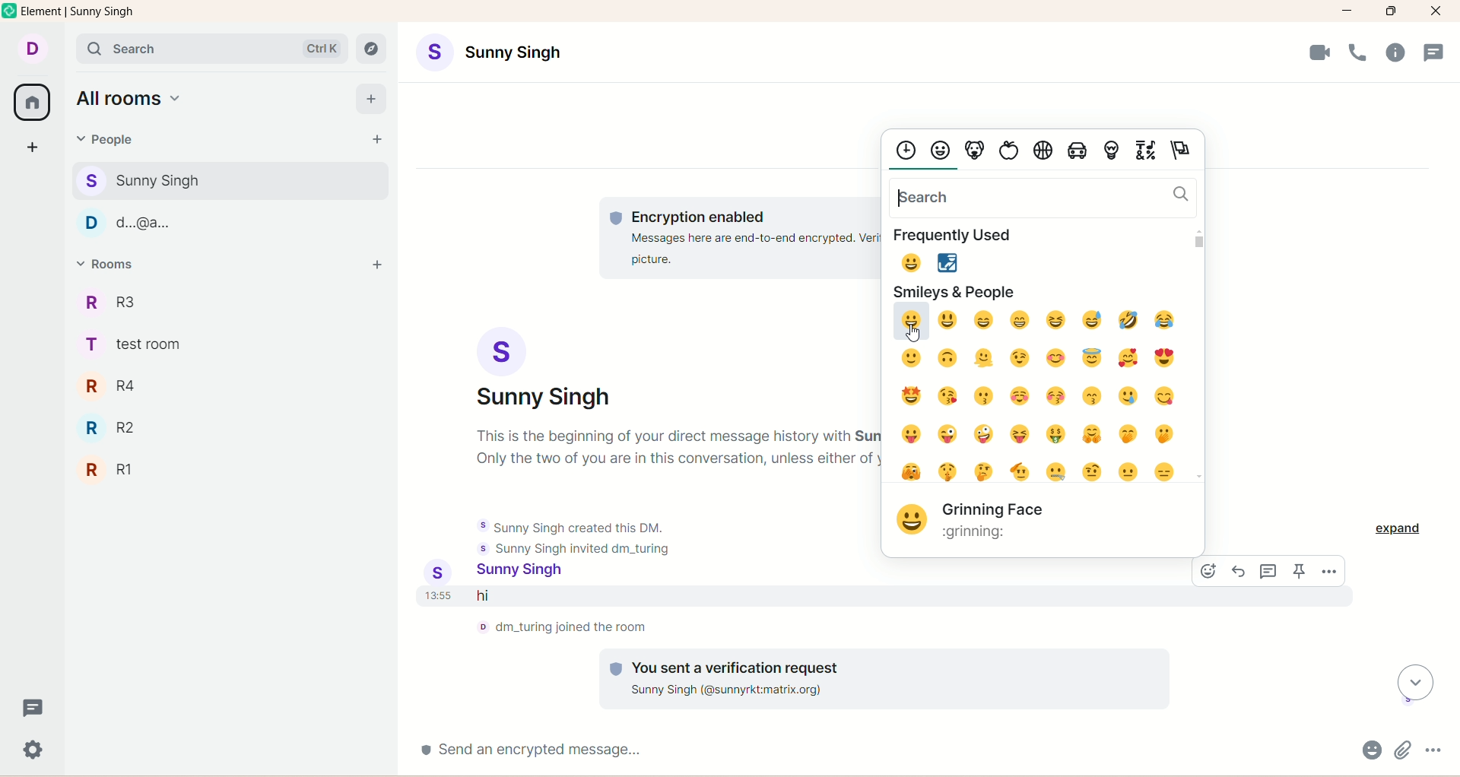  I want to click on attachments, so click(1403, 750).